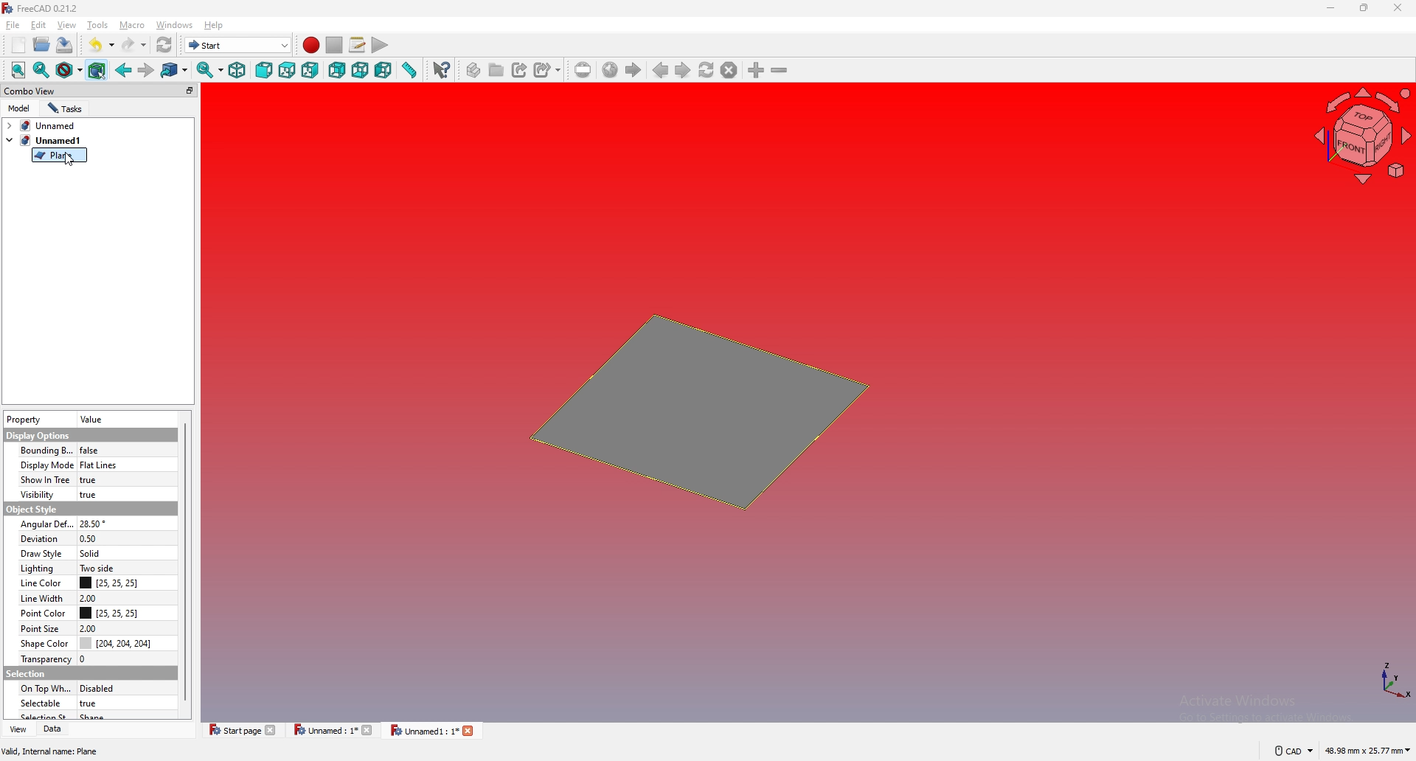 The image size is (1416, 761). Describe the element at coordinates (146, 71) in the screenshot. I see `forward` at that location.